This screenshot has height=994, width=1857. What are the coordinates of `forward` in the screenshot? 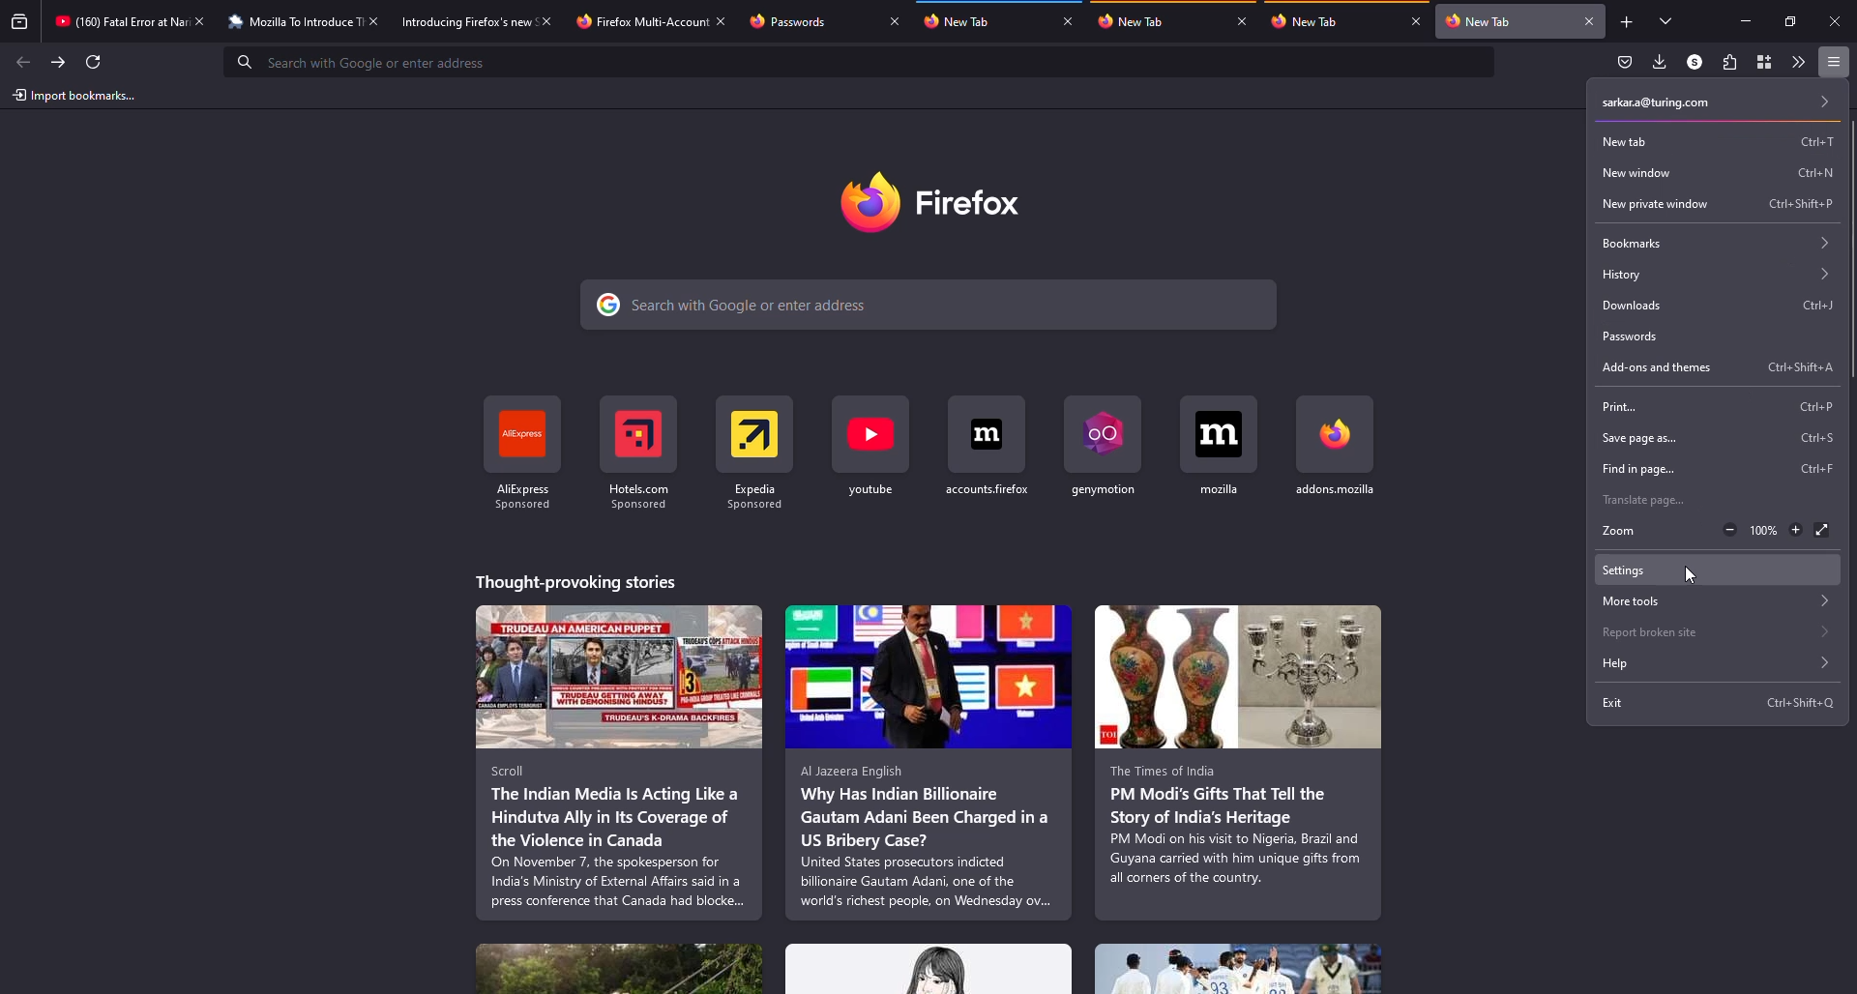 It's located at (57, 62).